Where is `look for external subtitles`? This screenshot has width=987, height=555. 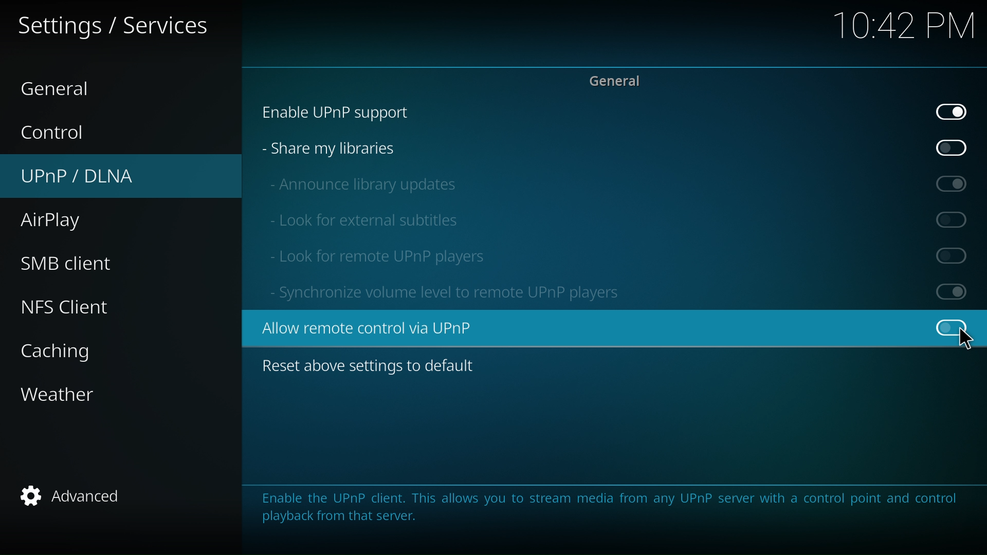
look for external subtitles is located at coordinates (618, 221).